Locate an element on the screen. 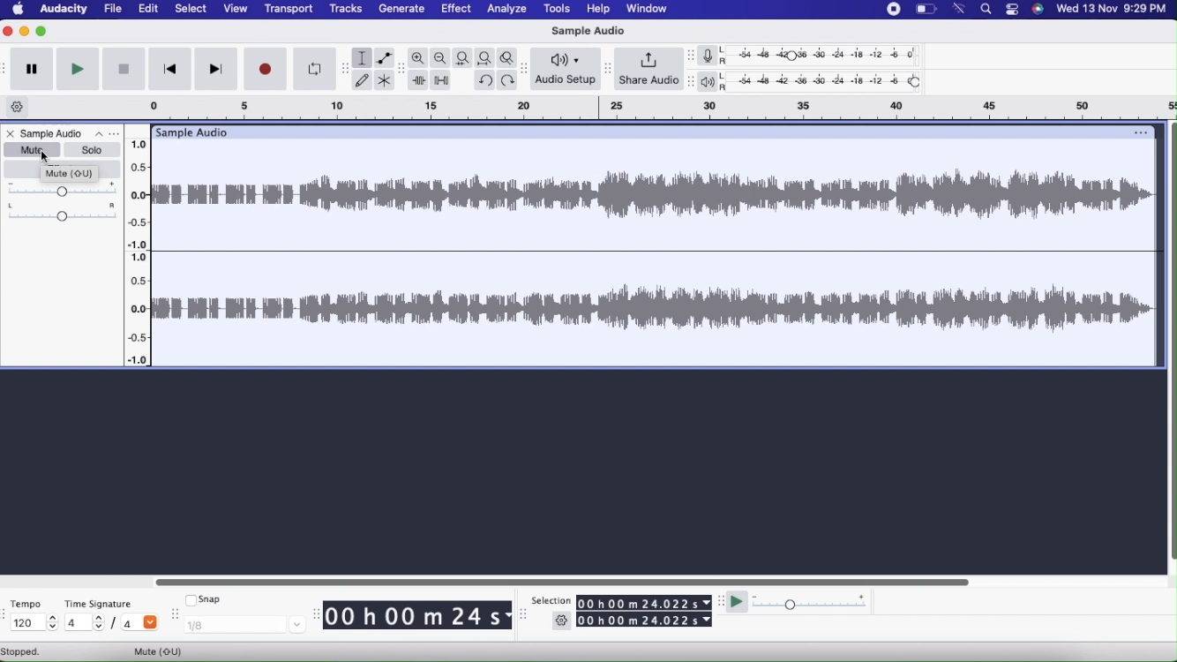 This screenshot has width=1177, height=662. Pause is located at coordinates (30, 71).